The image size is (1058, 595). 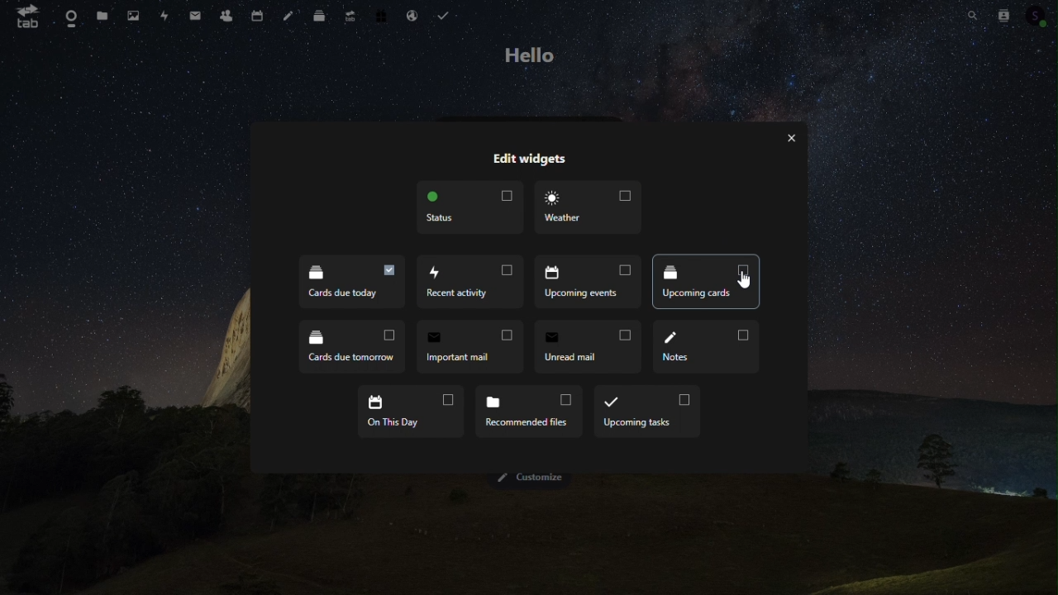 I want to click on Important mail, so click(x=467, y=346).